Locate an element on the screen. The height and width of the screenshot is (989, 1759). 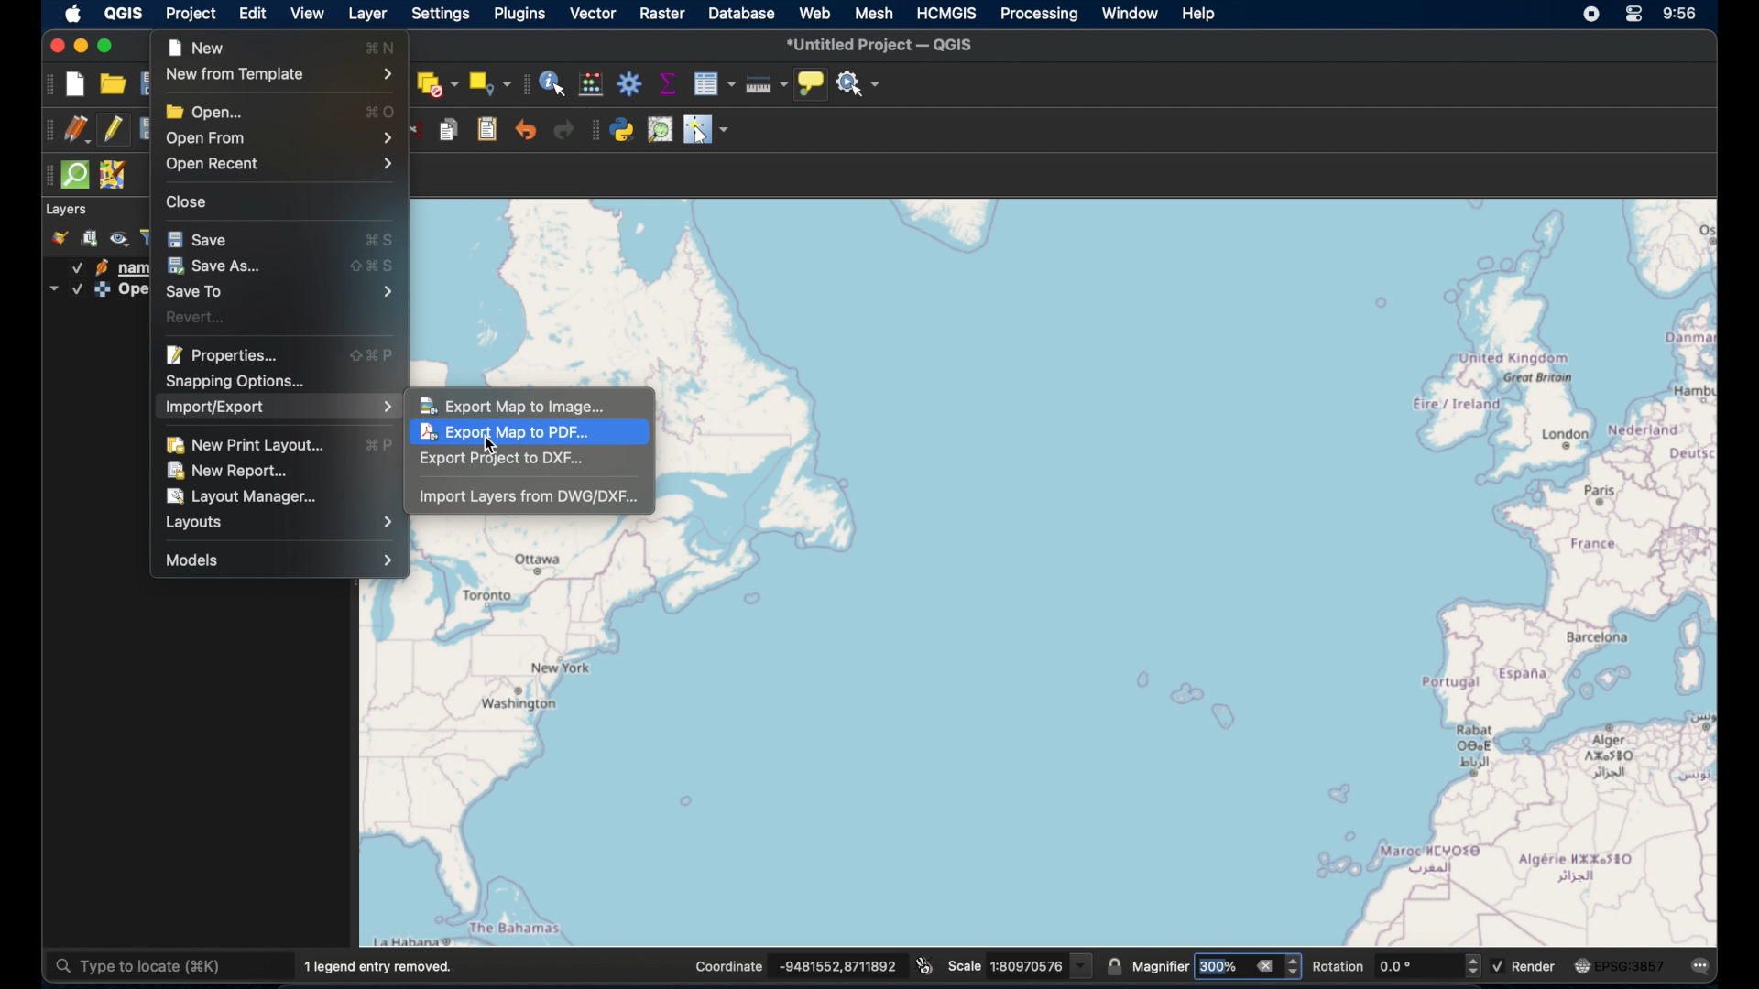
add group is located at coordinates (93, 238).